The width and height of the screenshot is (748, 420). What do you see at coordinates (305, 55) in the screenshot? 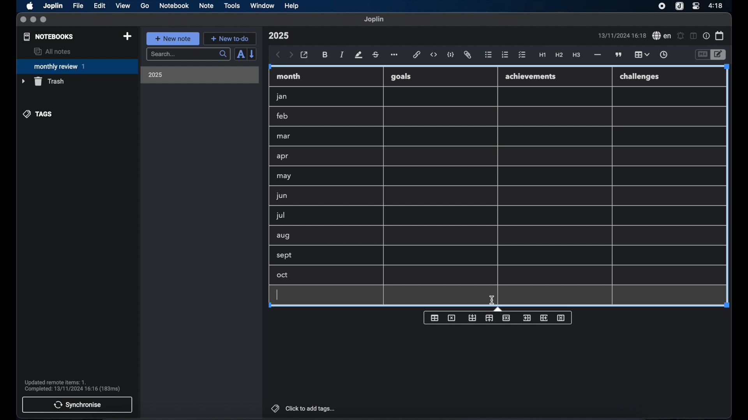
I see `open in external editor` at bounding box center [305, 55].